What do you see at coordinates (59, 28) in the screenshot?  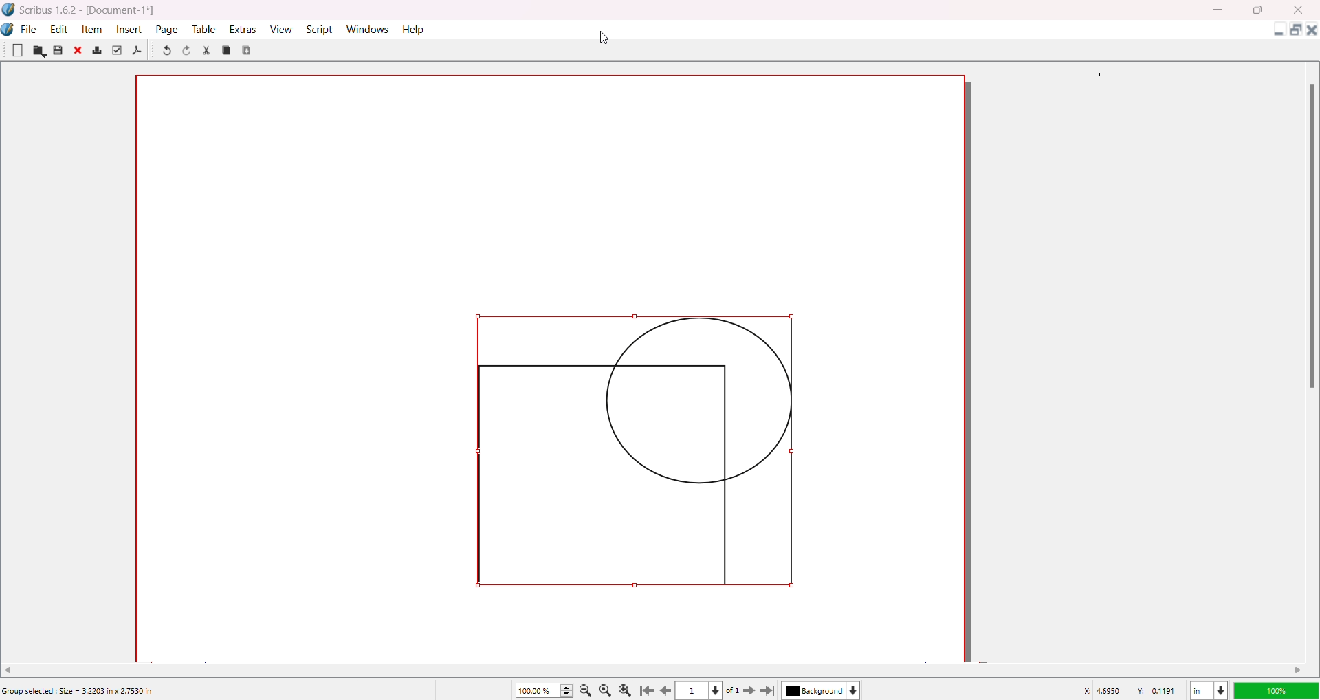 I see `Edit` at bounding box center [59, 28].